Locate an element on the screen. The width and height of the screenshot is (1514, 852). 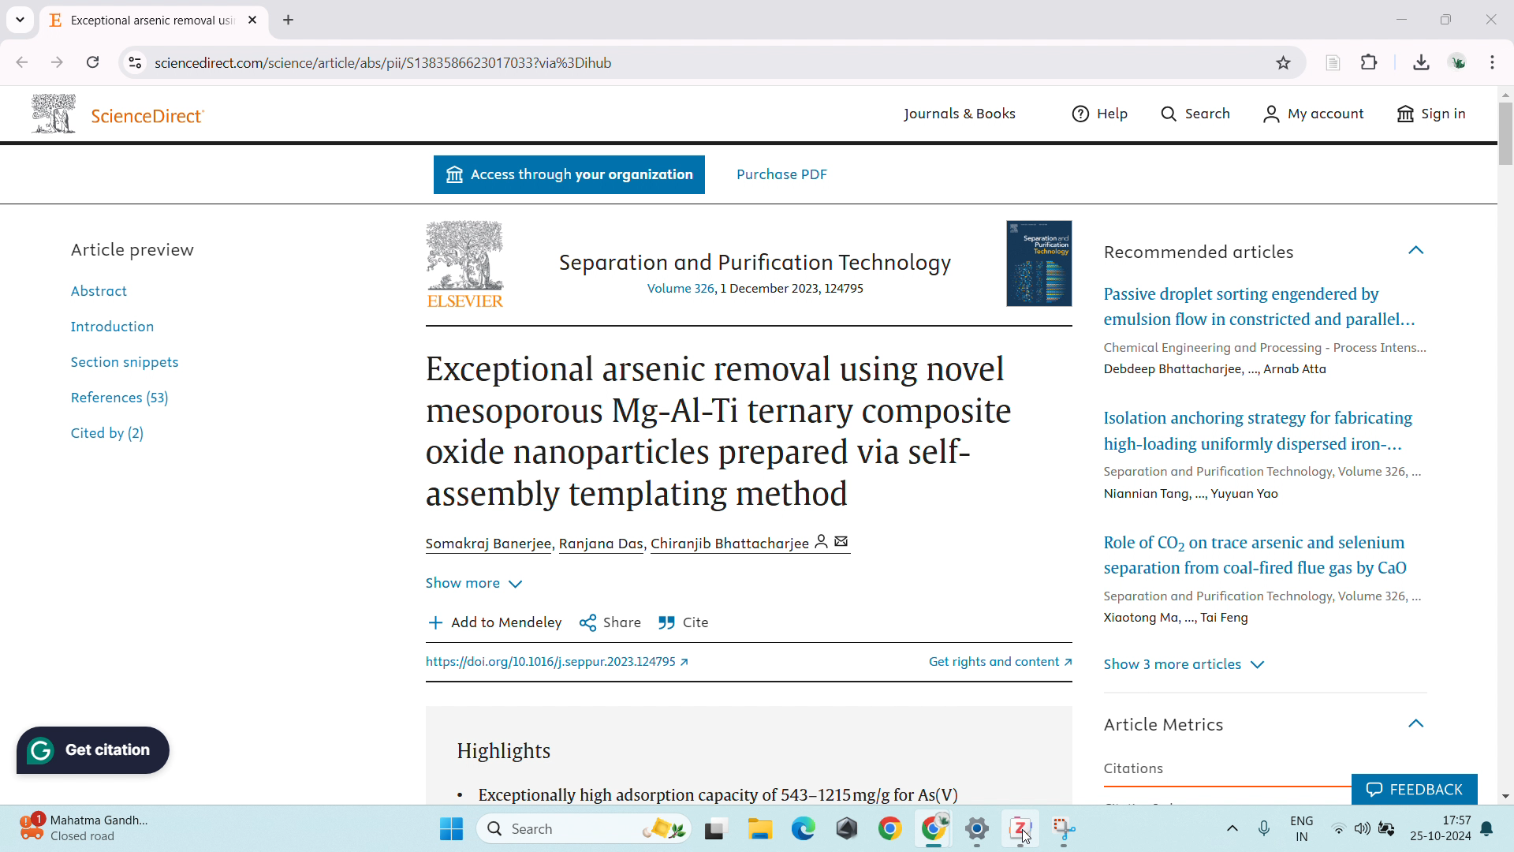
search for tabs is located at coordinates (20, 20).